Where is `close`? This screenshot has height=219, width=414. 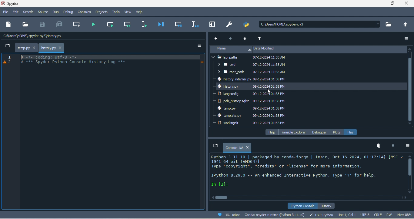
close is located at coordinates (406, 3).